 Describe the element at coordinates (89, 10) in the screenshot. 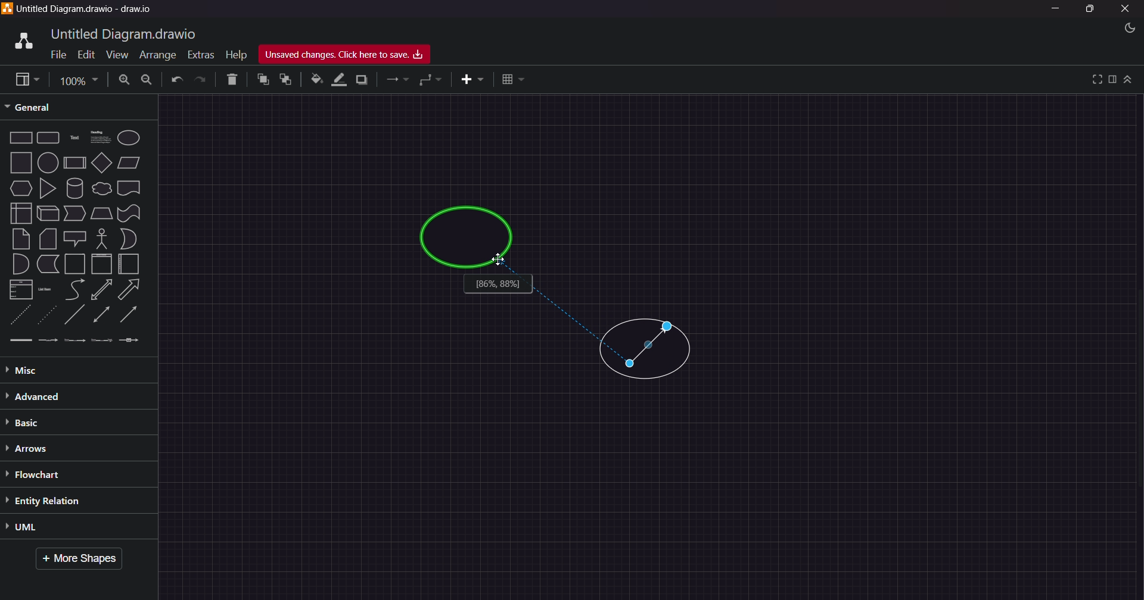

I see `Title` at that location.